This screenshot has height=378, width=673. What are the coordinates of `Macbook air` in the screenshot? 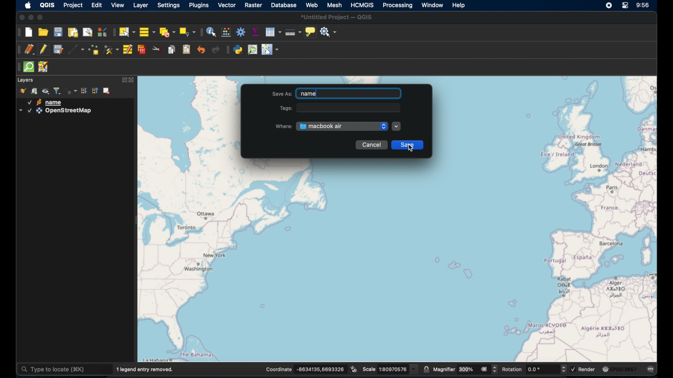 It's located at (342, 126).